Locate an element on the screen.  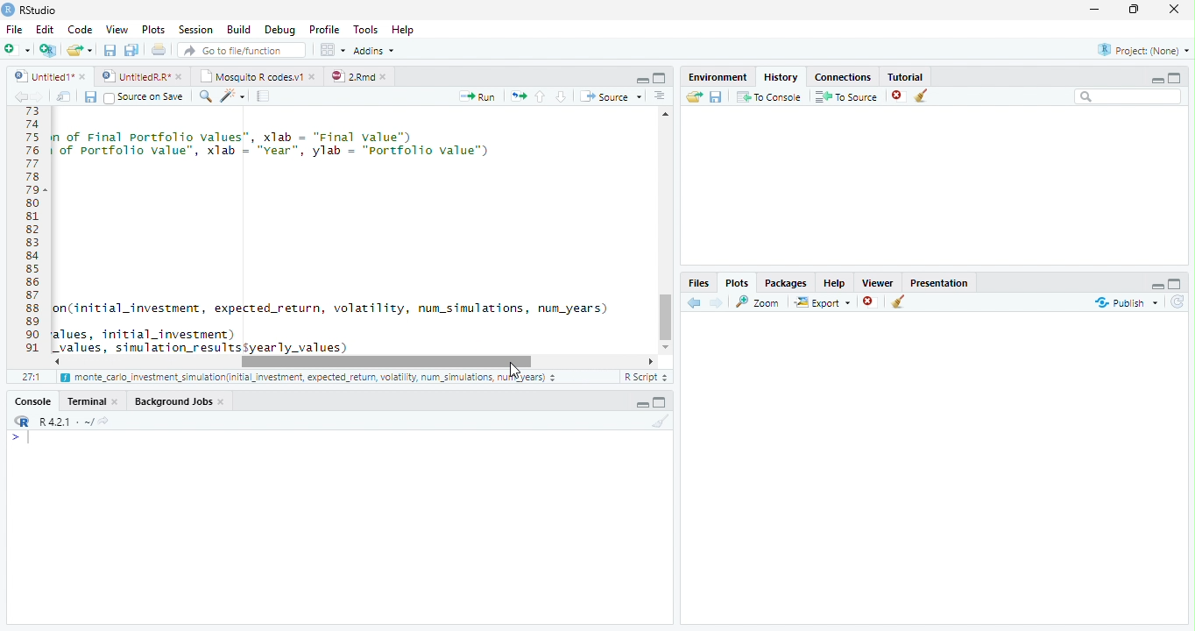
View is located at coordinates (116, 28).